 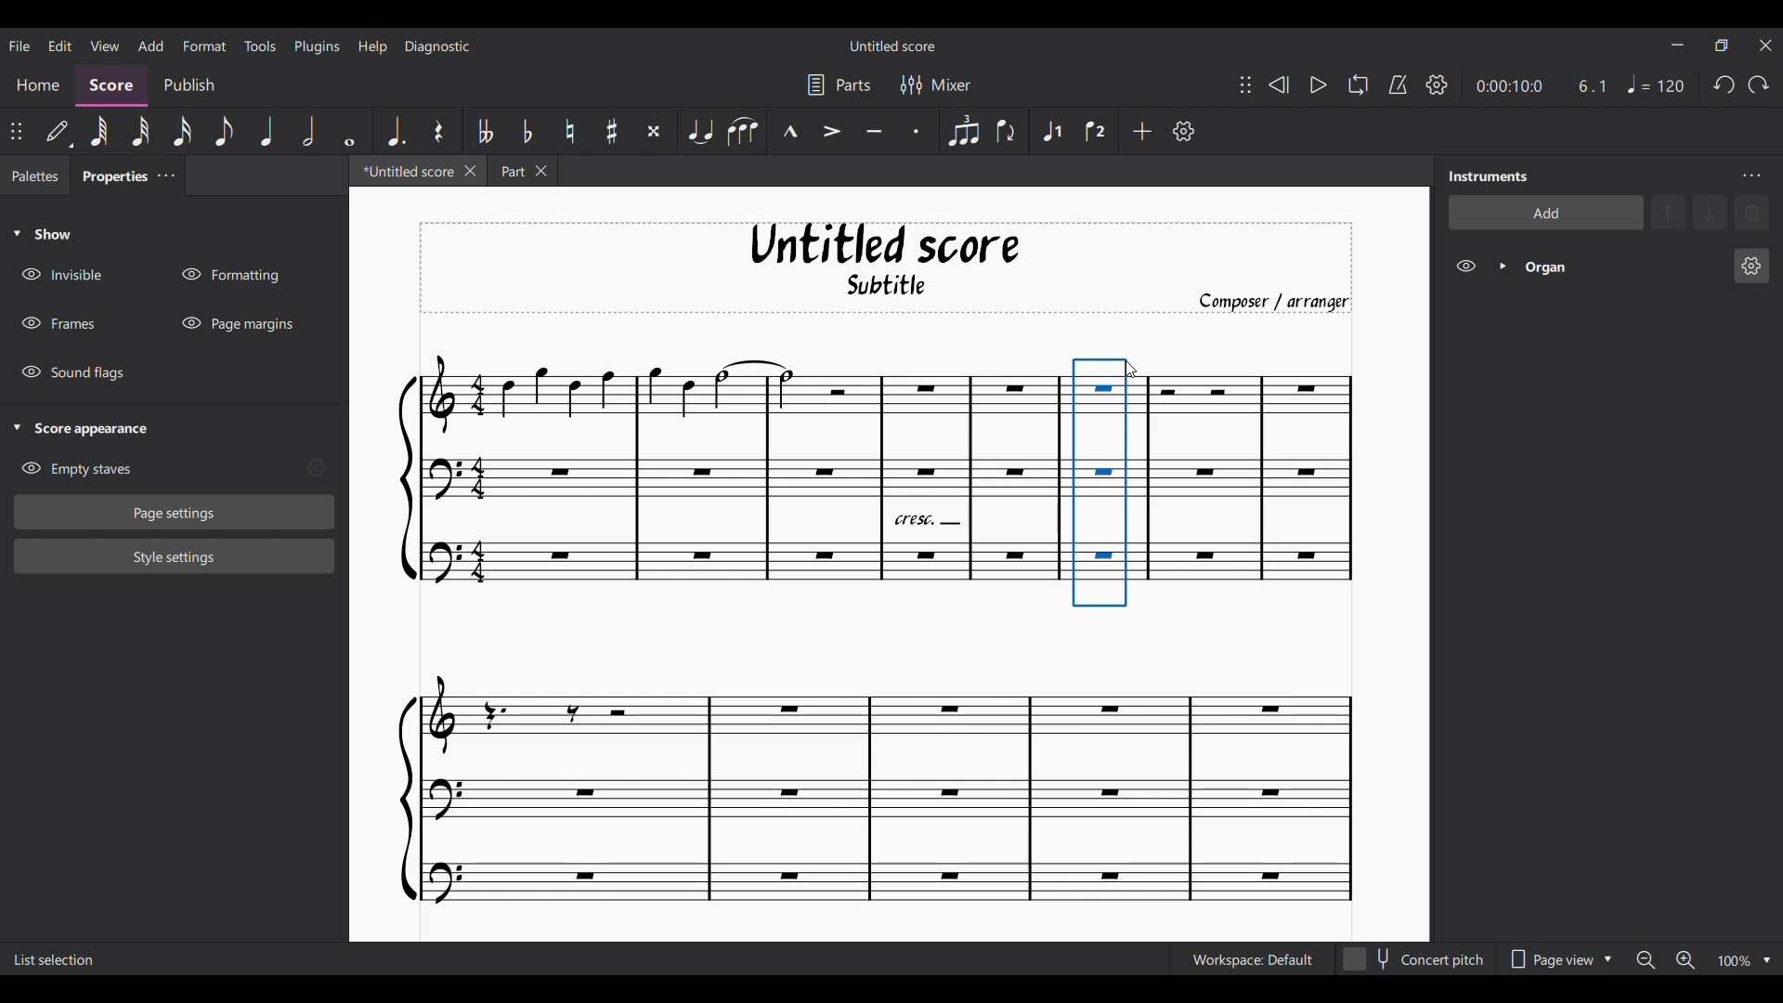 I want to click on Hide Organs on score, so click(x=1465, y=267).